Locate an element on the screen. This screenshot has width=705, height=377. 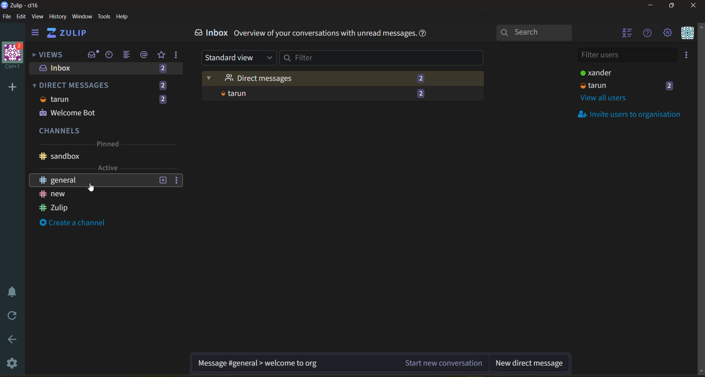
app name and organisation name is located at coordinates (20, 6).